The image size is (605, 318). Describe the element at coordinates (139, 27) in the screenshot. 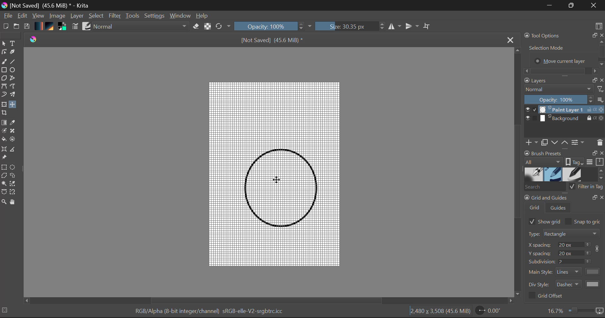

I see `Blending Modes` at that location.